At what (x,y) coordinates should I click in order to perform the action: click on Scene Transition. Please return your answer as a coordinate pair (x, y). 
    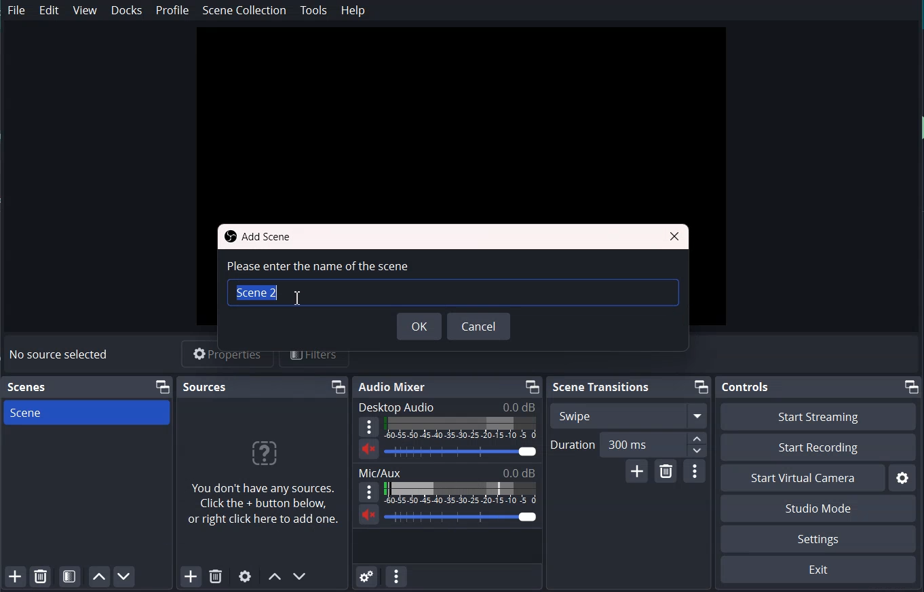
    Looking at the image, I should click on (602, 388).